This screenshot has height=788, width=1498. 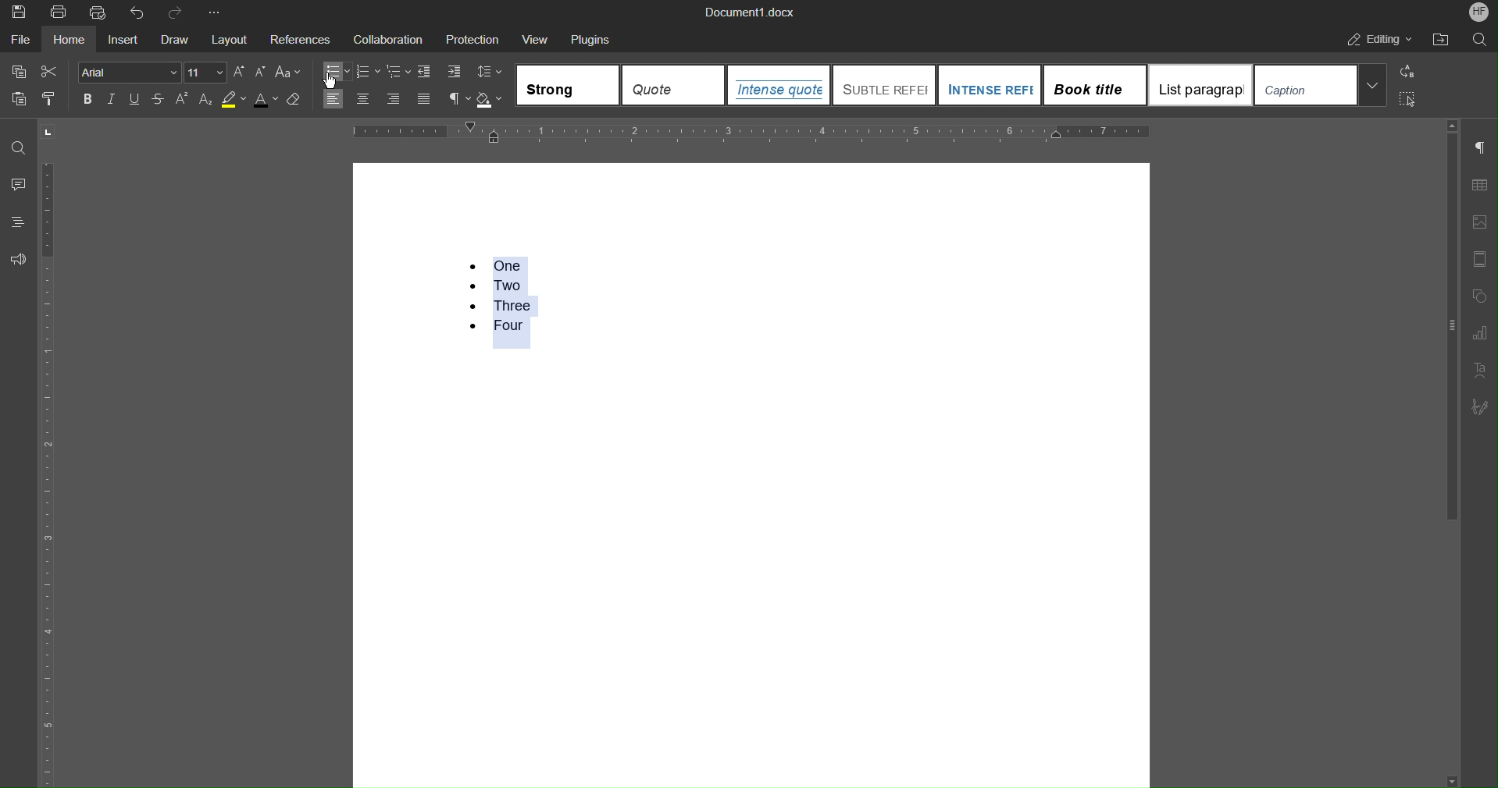 What do you see at coordinates (239, 73) in the screenshot?
I see `Increase Size` at bounding box center [239, 73].